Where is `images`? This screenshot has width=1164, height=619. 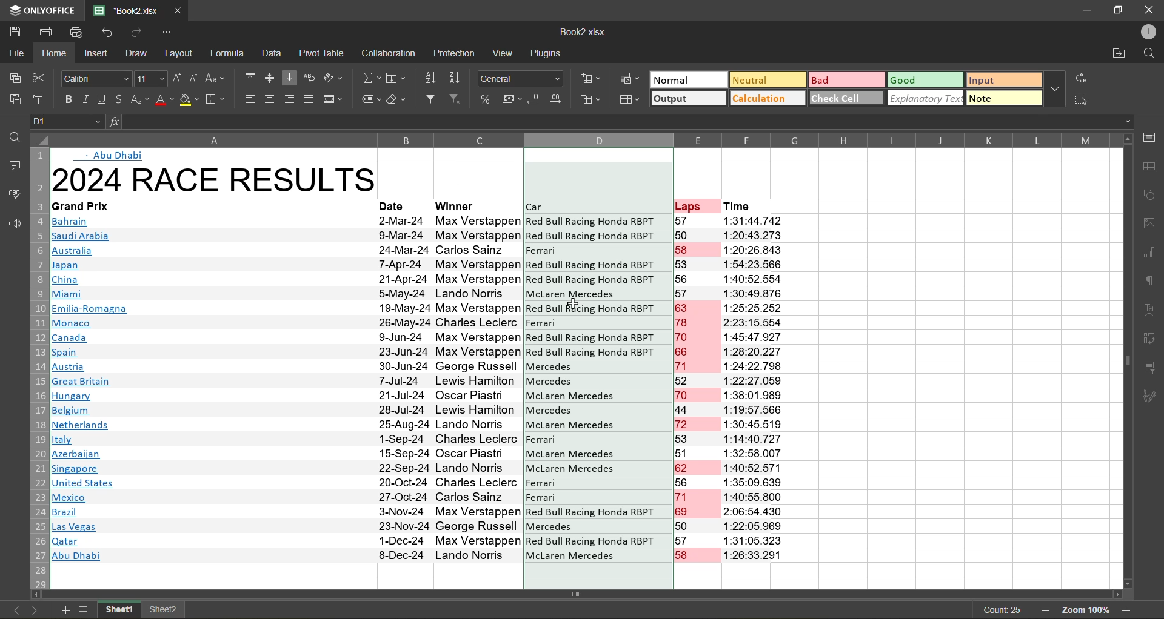 images is located at coordinates (1152, 225).